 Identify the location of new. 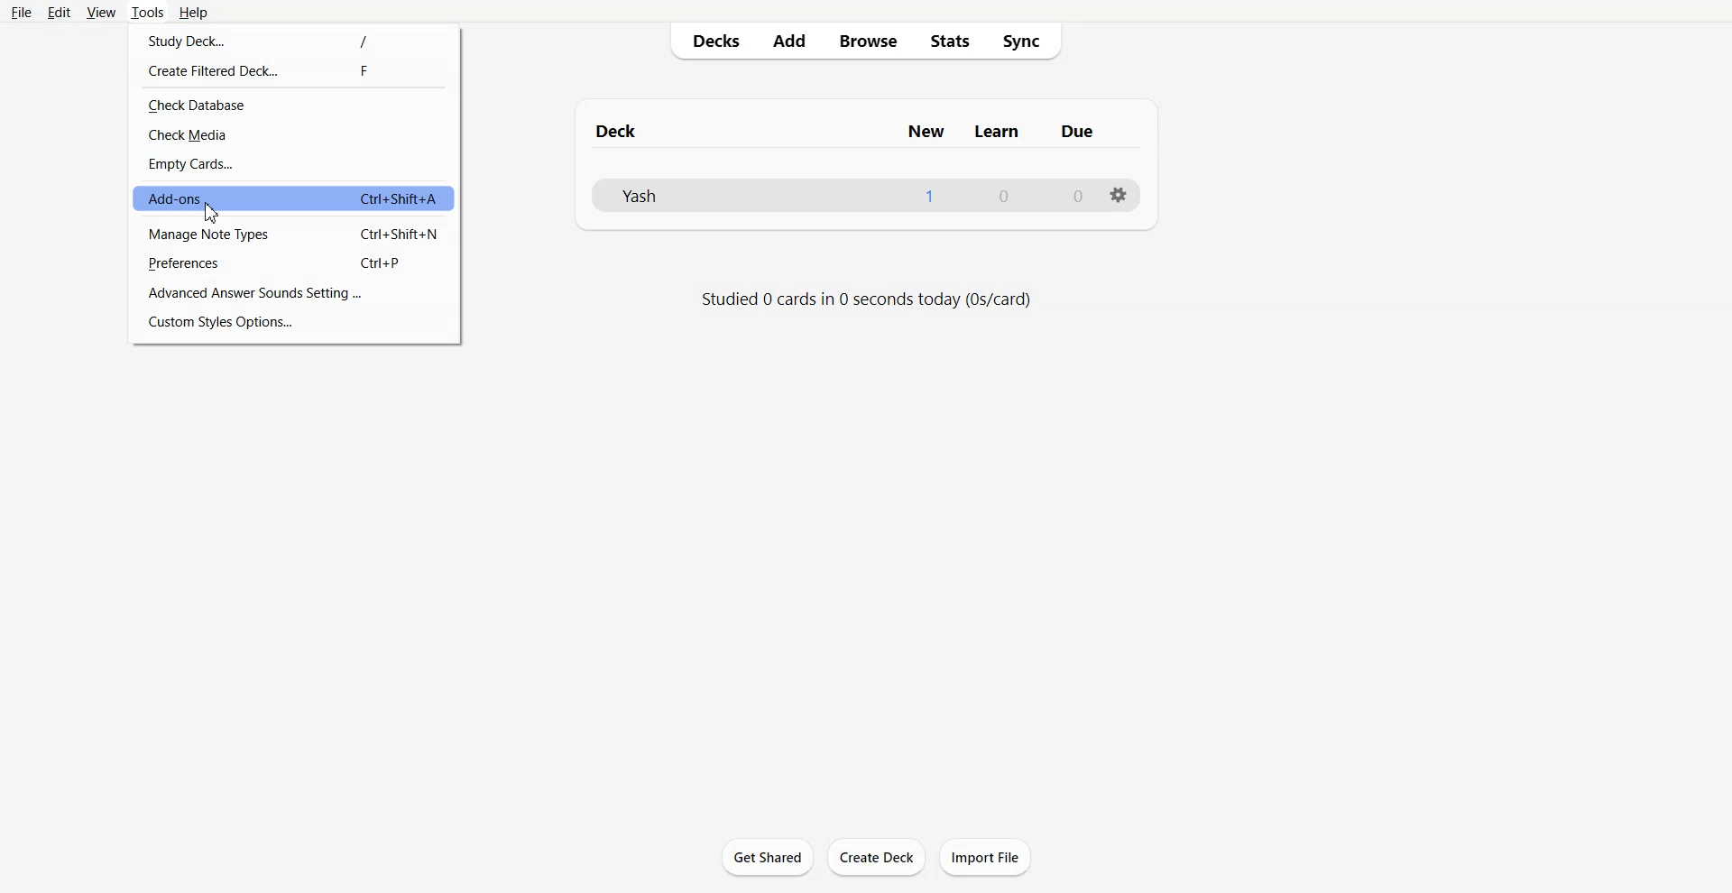
(928, 130).